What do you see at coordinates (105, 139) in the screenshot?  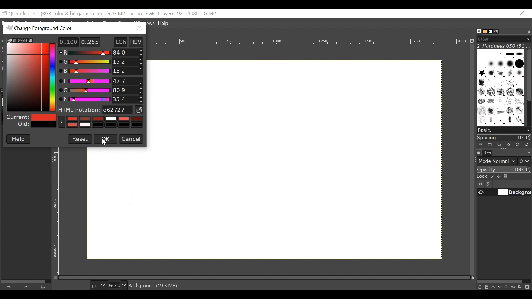 I see `OK` at bounding box center [105, 139].